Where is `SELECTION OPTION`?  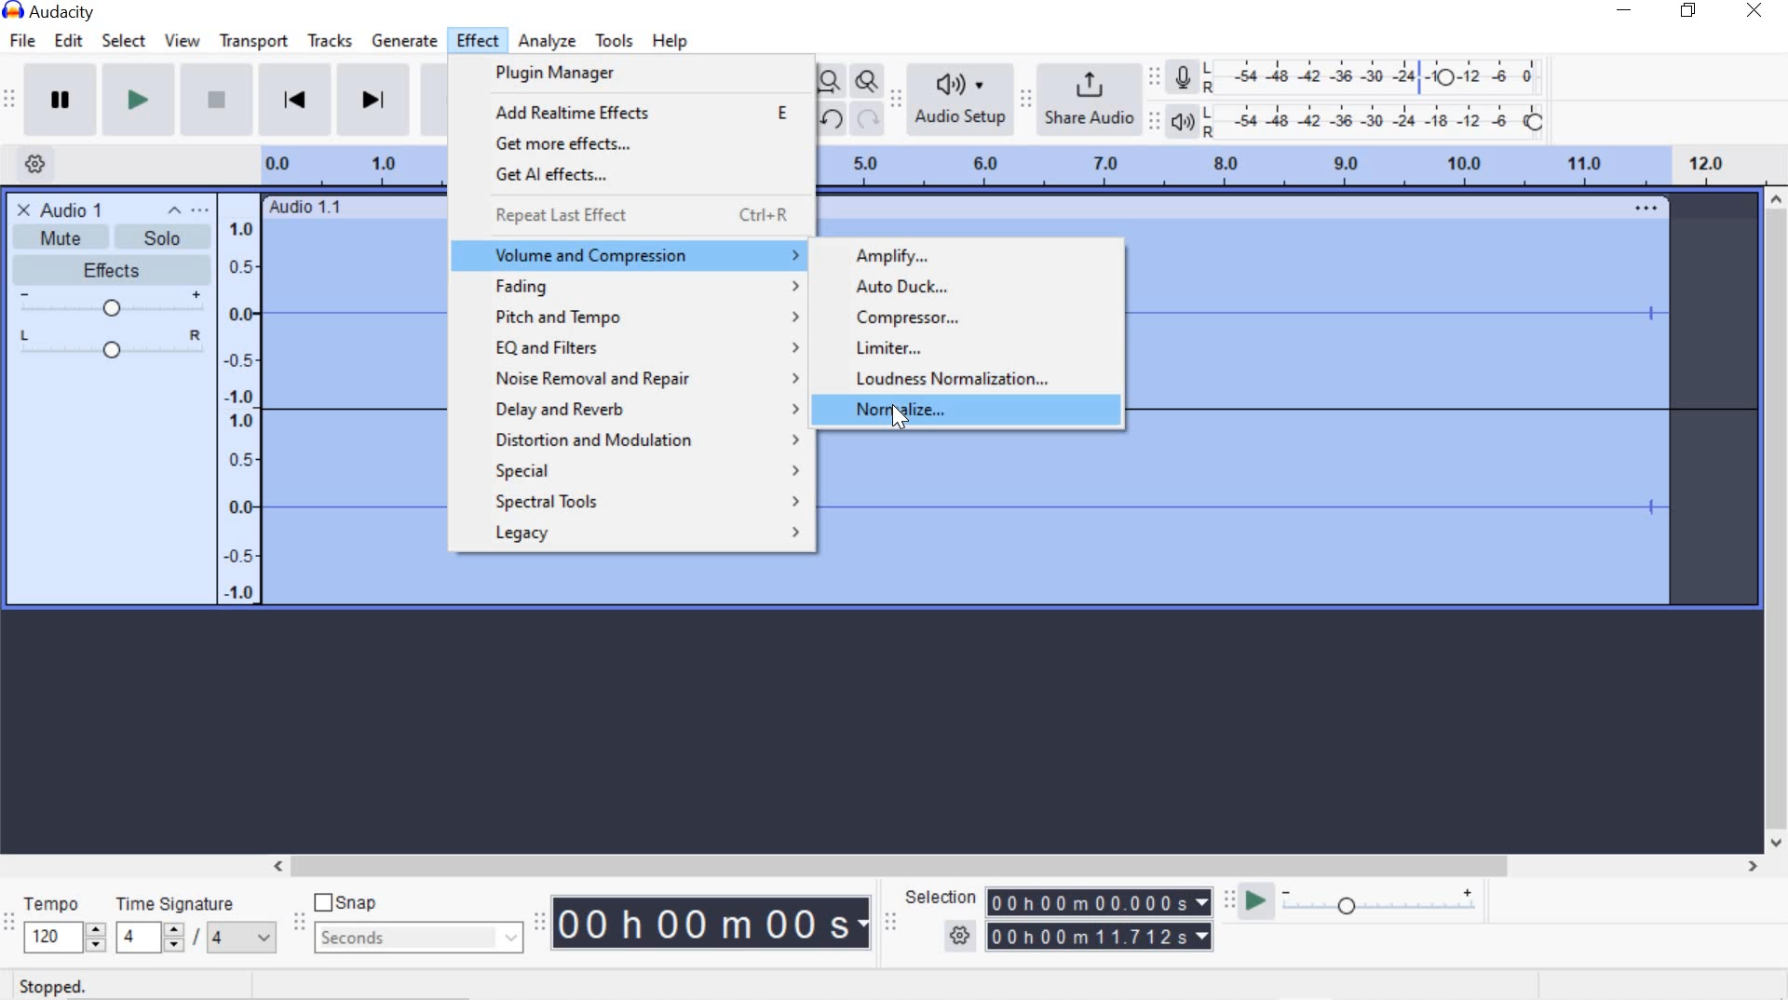
SELECTION OPTION is located at coordinates (961, 936).